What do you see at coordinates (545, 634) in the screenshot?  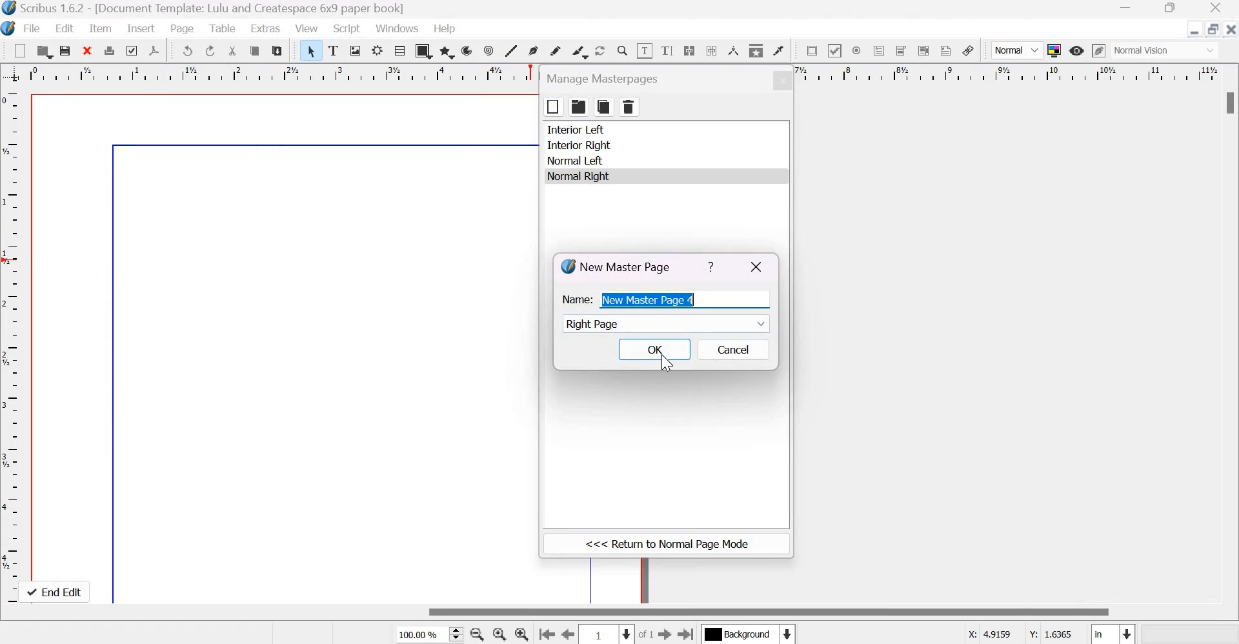 I see `go to the first page` at bounding box center [545, 634].